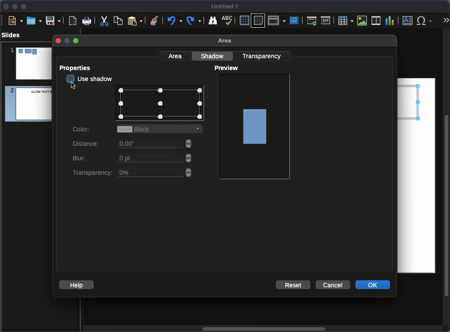 The width and height of the screenshot is (450, 332). I want to click on OK, so click(373, 284).